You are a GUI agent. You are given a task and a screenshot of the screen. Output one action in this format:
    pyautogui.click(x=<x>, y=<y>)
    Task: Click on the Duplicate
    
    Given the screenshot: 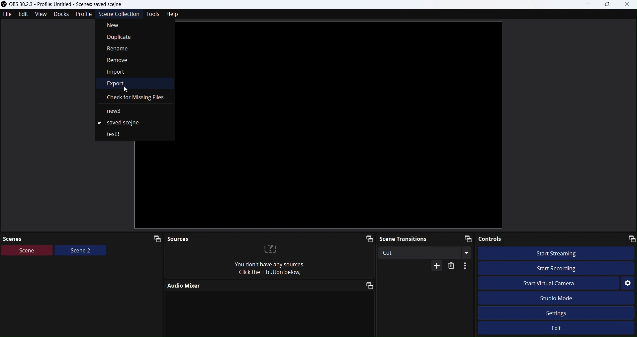 What is the action you would take?
    pyautogui.click(x=123, y=37)
    